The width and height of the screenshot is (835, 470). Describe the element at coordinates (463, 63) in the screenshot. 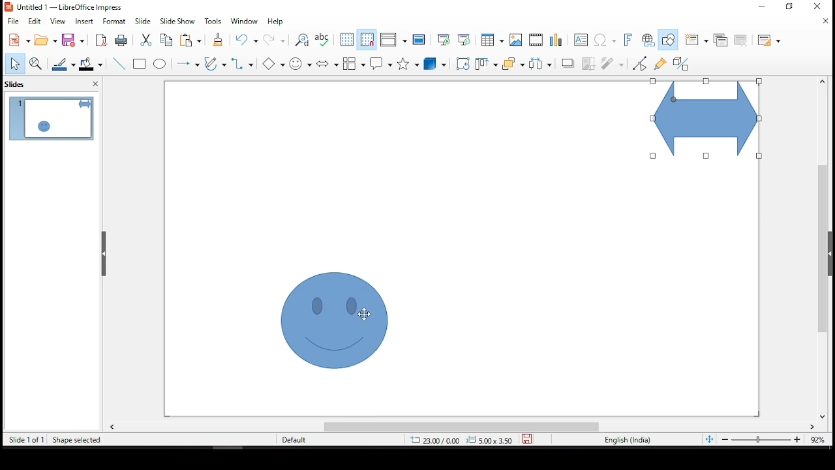

I see `rotate` at that location.